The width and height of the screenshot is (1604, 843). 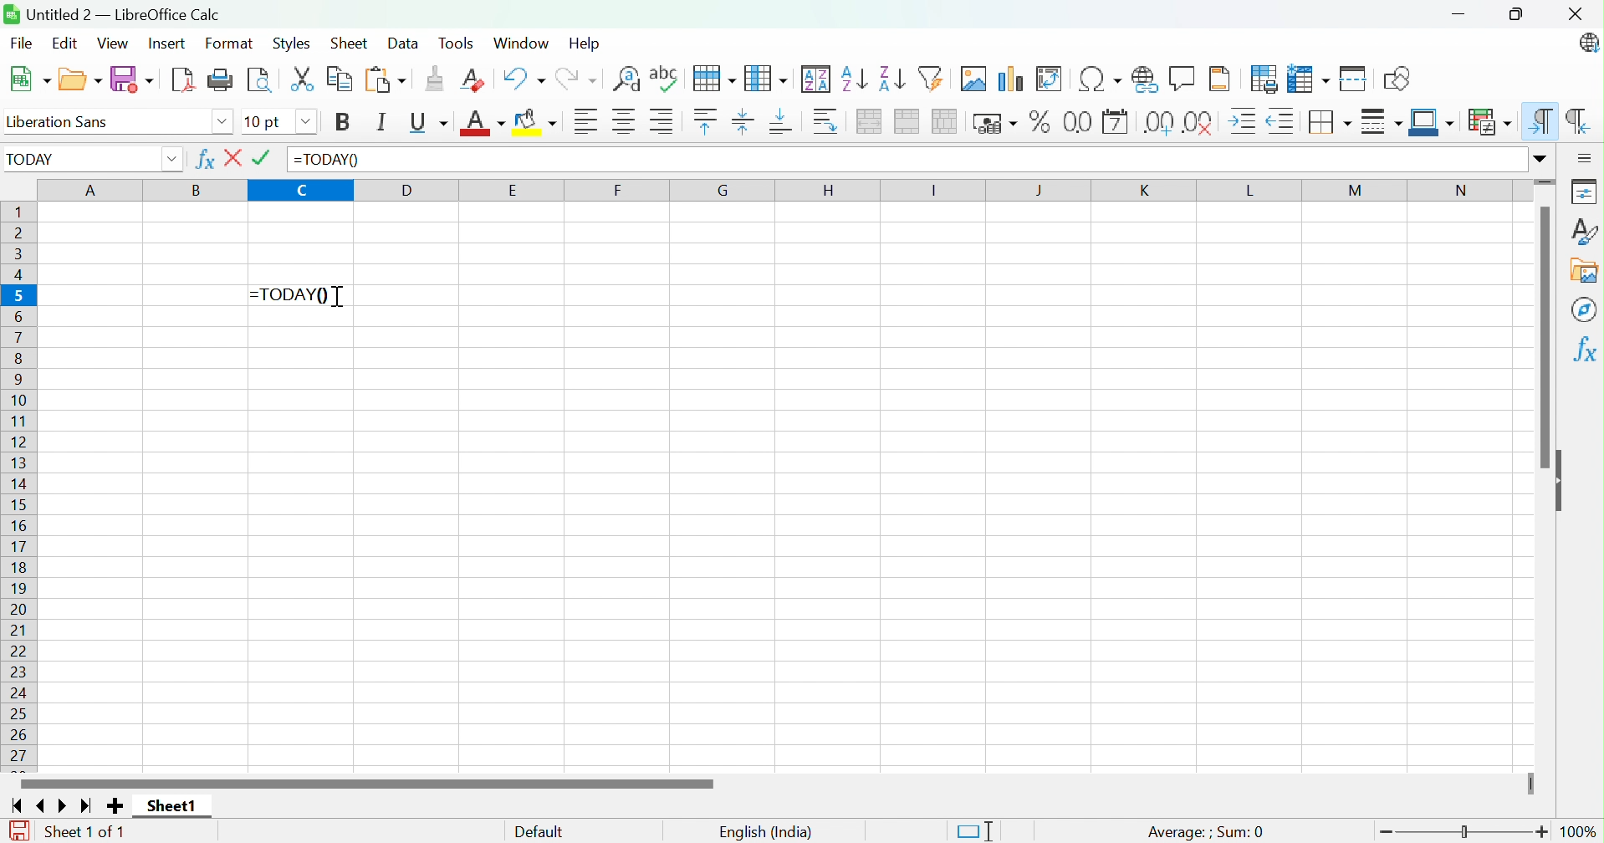 What do you see at coordinates (235, 158) in the screenshot?
I see `Close` at bounding box center [235, 158].